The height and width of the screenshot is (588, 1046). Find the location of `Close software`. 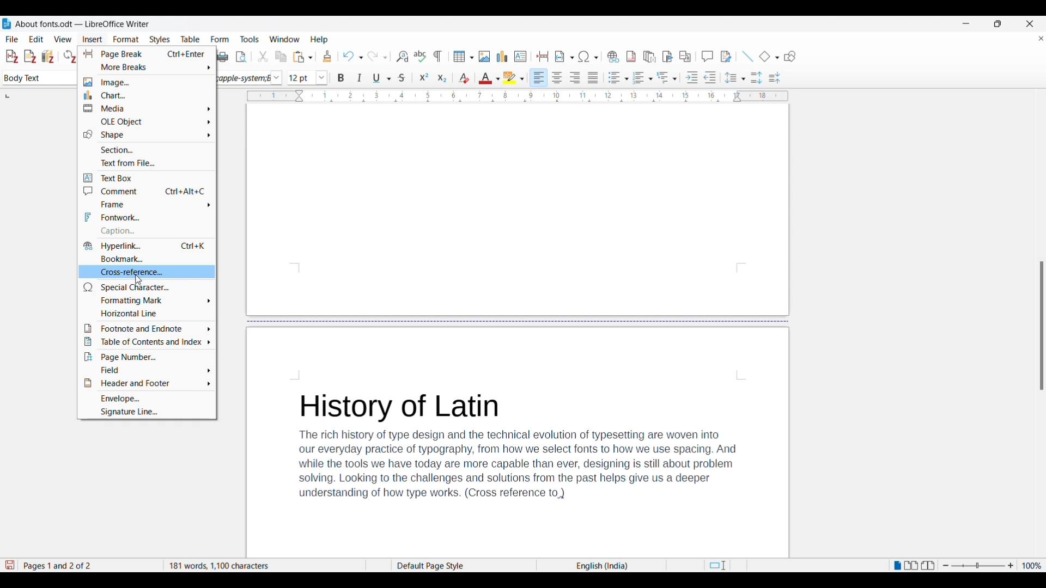

Close software is located at coordinates (1030, 24).